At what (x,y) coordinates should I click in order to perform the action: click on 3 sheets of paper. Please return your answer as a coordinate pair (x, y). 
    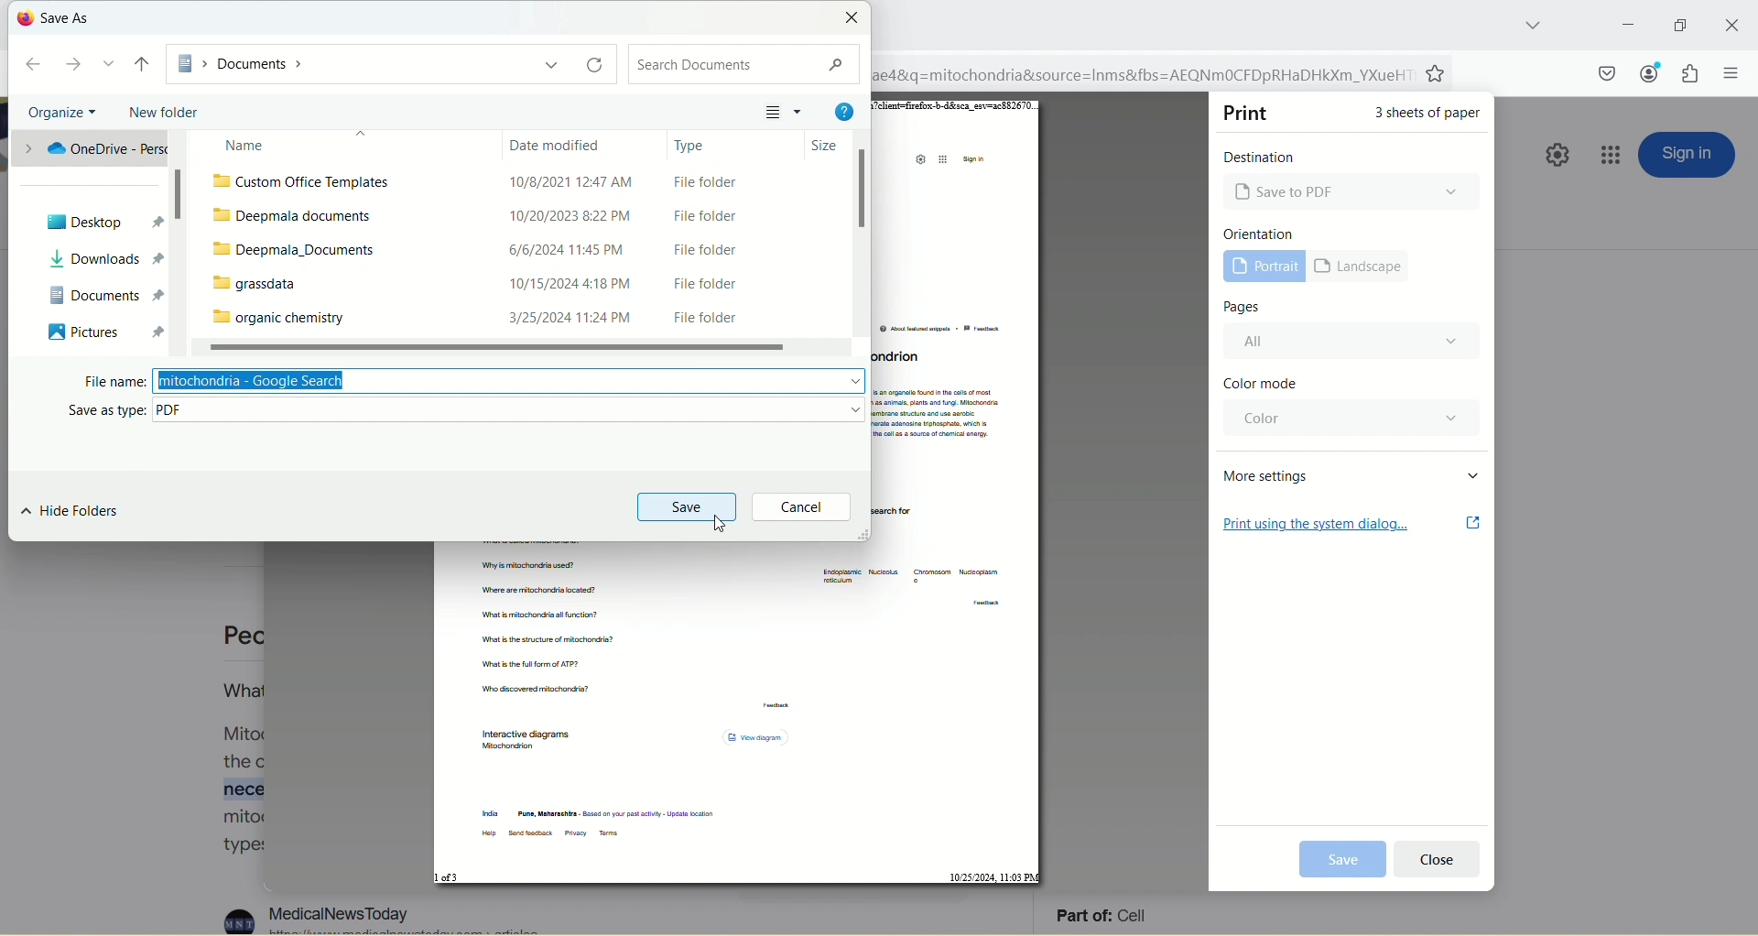
    Looking at the image, I should click on (1429, 117).